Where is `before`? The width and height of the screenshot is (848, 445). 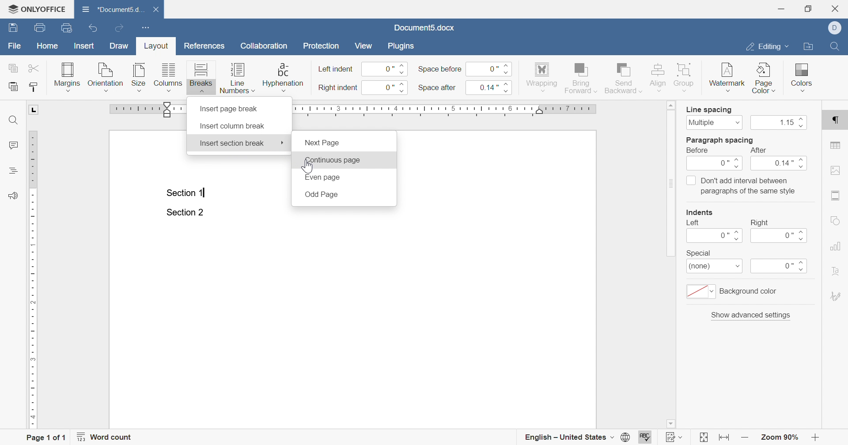
before is located at coordinates (699, 151).